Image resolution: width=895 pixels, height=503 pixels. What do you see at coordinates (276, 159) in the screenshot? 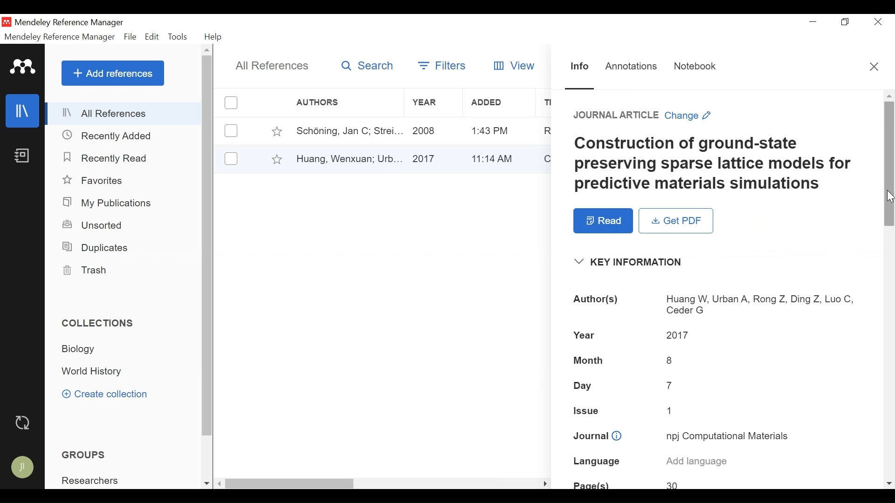
I see `Toggle Favorites` at bounding box center [276, 159].